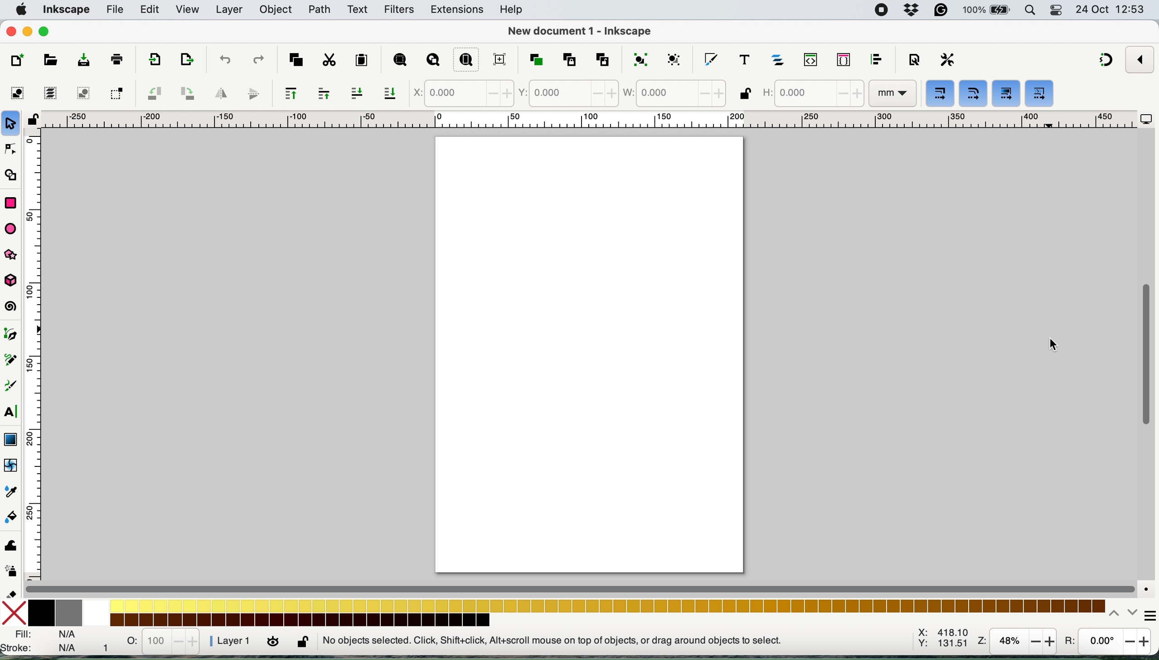 This screenshot has height=660, width=1159. I want to click on color managed mode, so click(1148, 587).